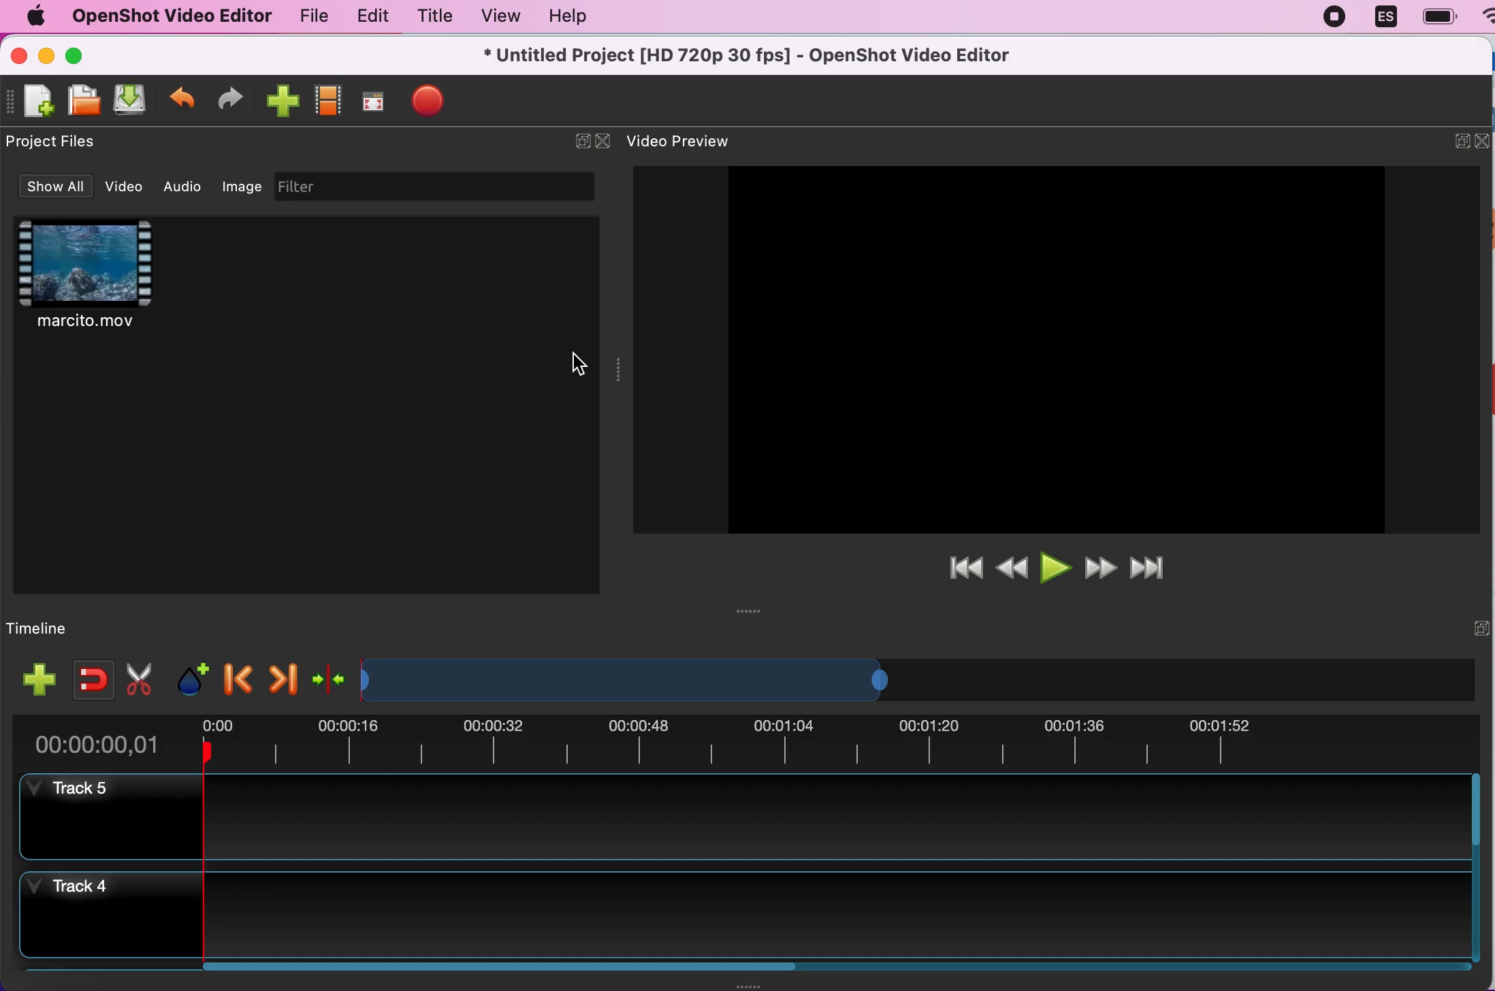 The image size is (1495, 991). Describe the element at coordinates (1102, 568) in the screenshot. I see `fast forward` at that location.